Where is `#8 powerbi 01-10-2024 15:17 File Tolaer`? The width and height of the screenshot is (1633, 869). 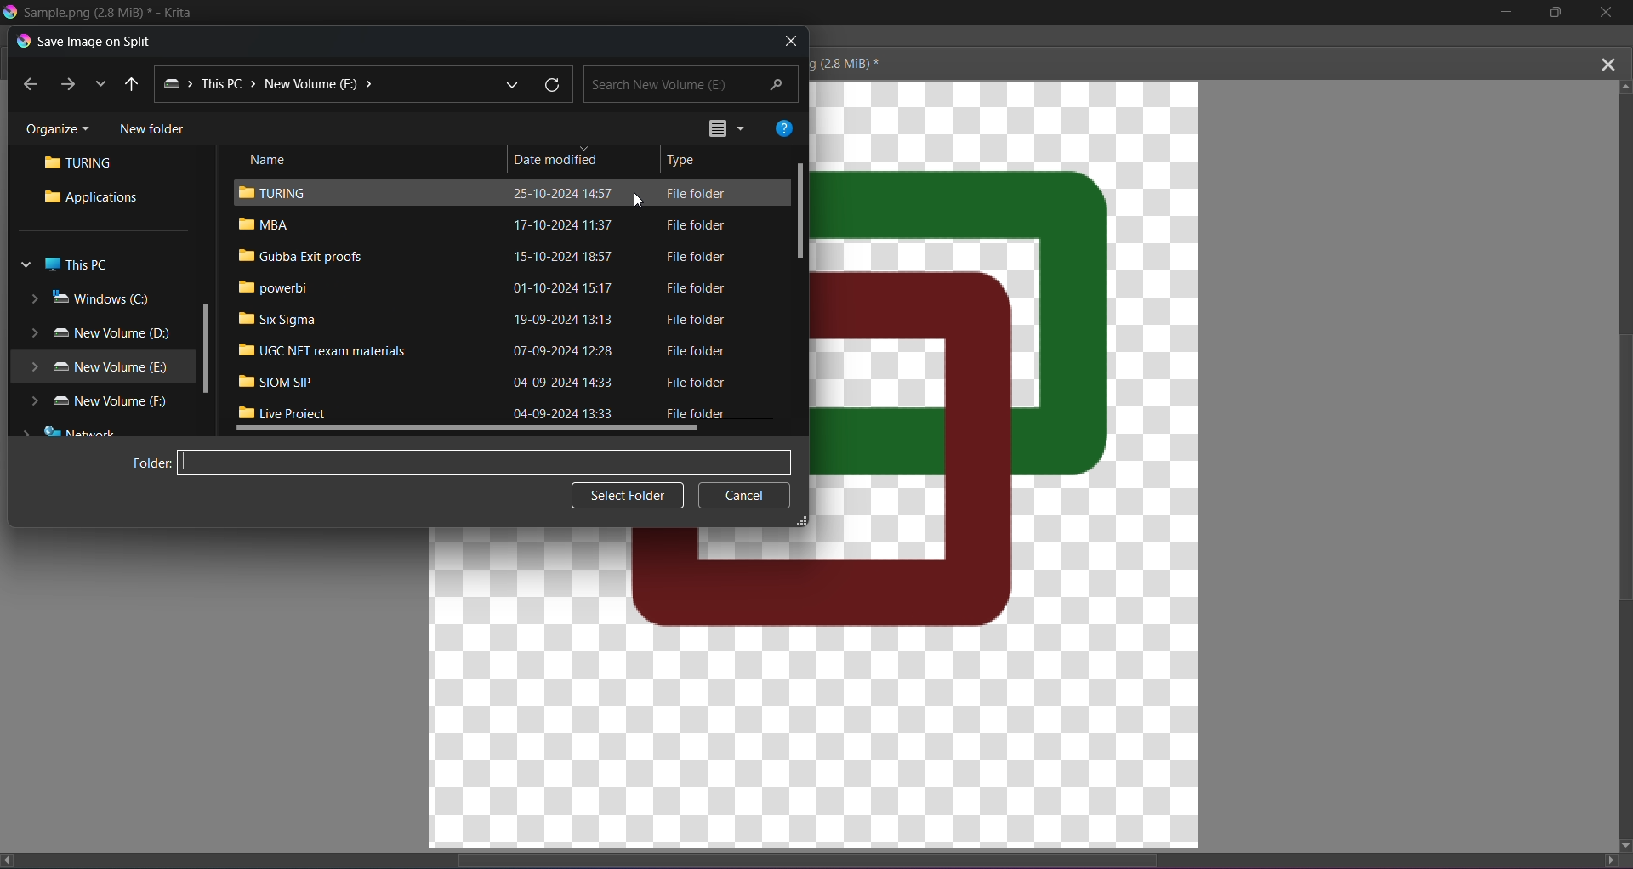
#8 powerbi 01-10-2024 15:17 File Tolaer is located at coordinates (504, 287).